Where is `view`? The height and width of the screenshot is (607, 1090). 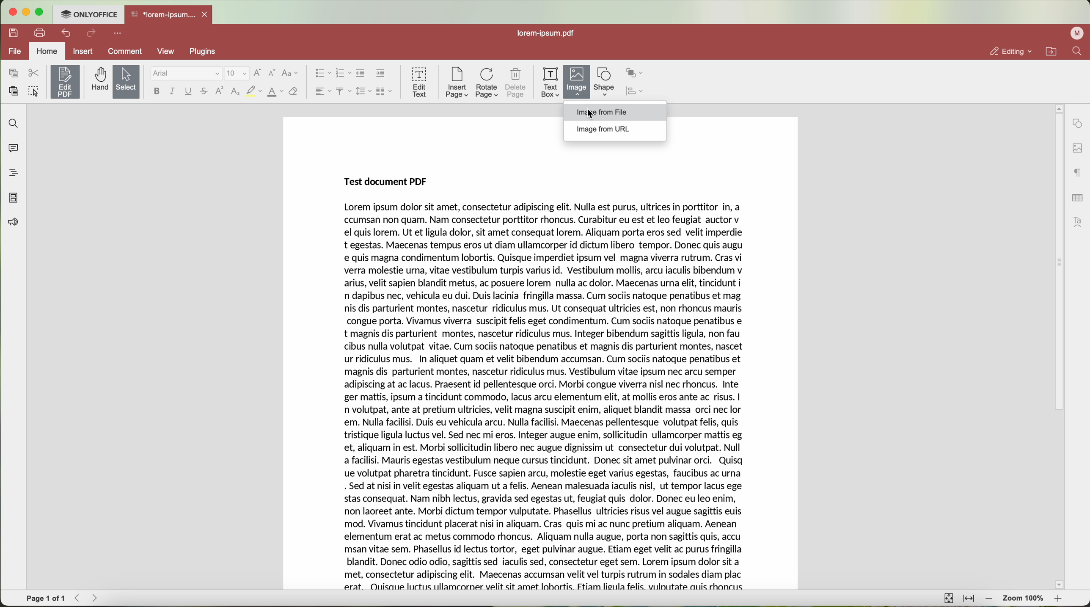 view is located at coordinates (169, 51).